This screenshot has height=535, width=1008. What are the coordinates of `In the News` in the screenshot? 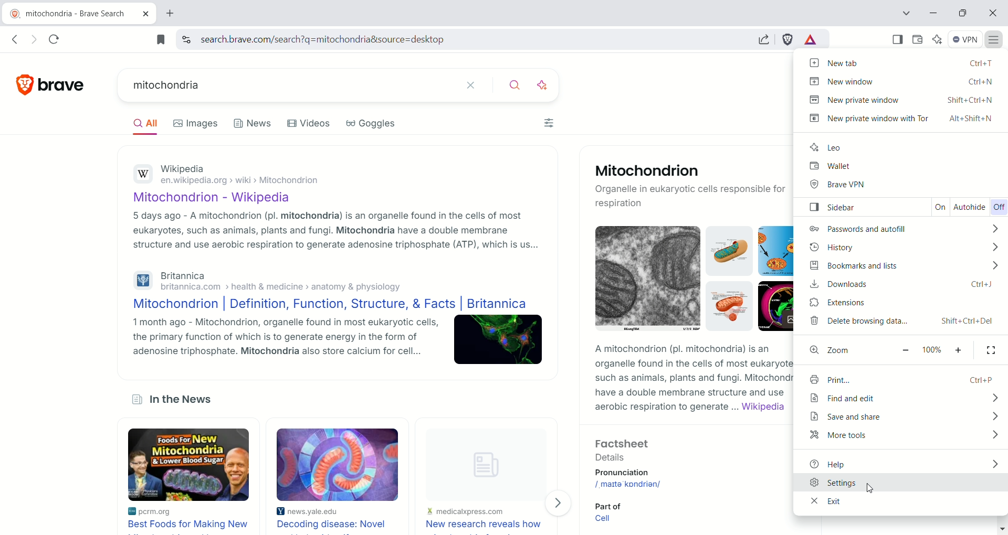 It's located at (173, 399).